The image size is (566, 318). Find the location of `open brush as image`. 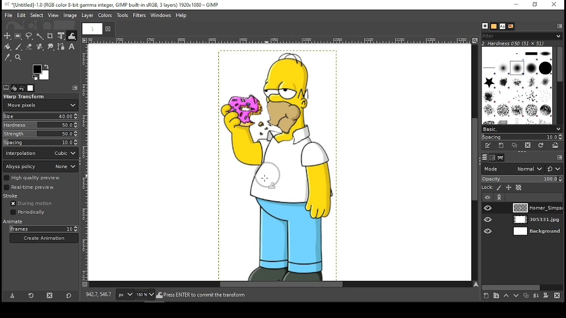

open brush as image is located at coordinates (557, 145).